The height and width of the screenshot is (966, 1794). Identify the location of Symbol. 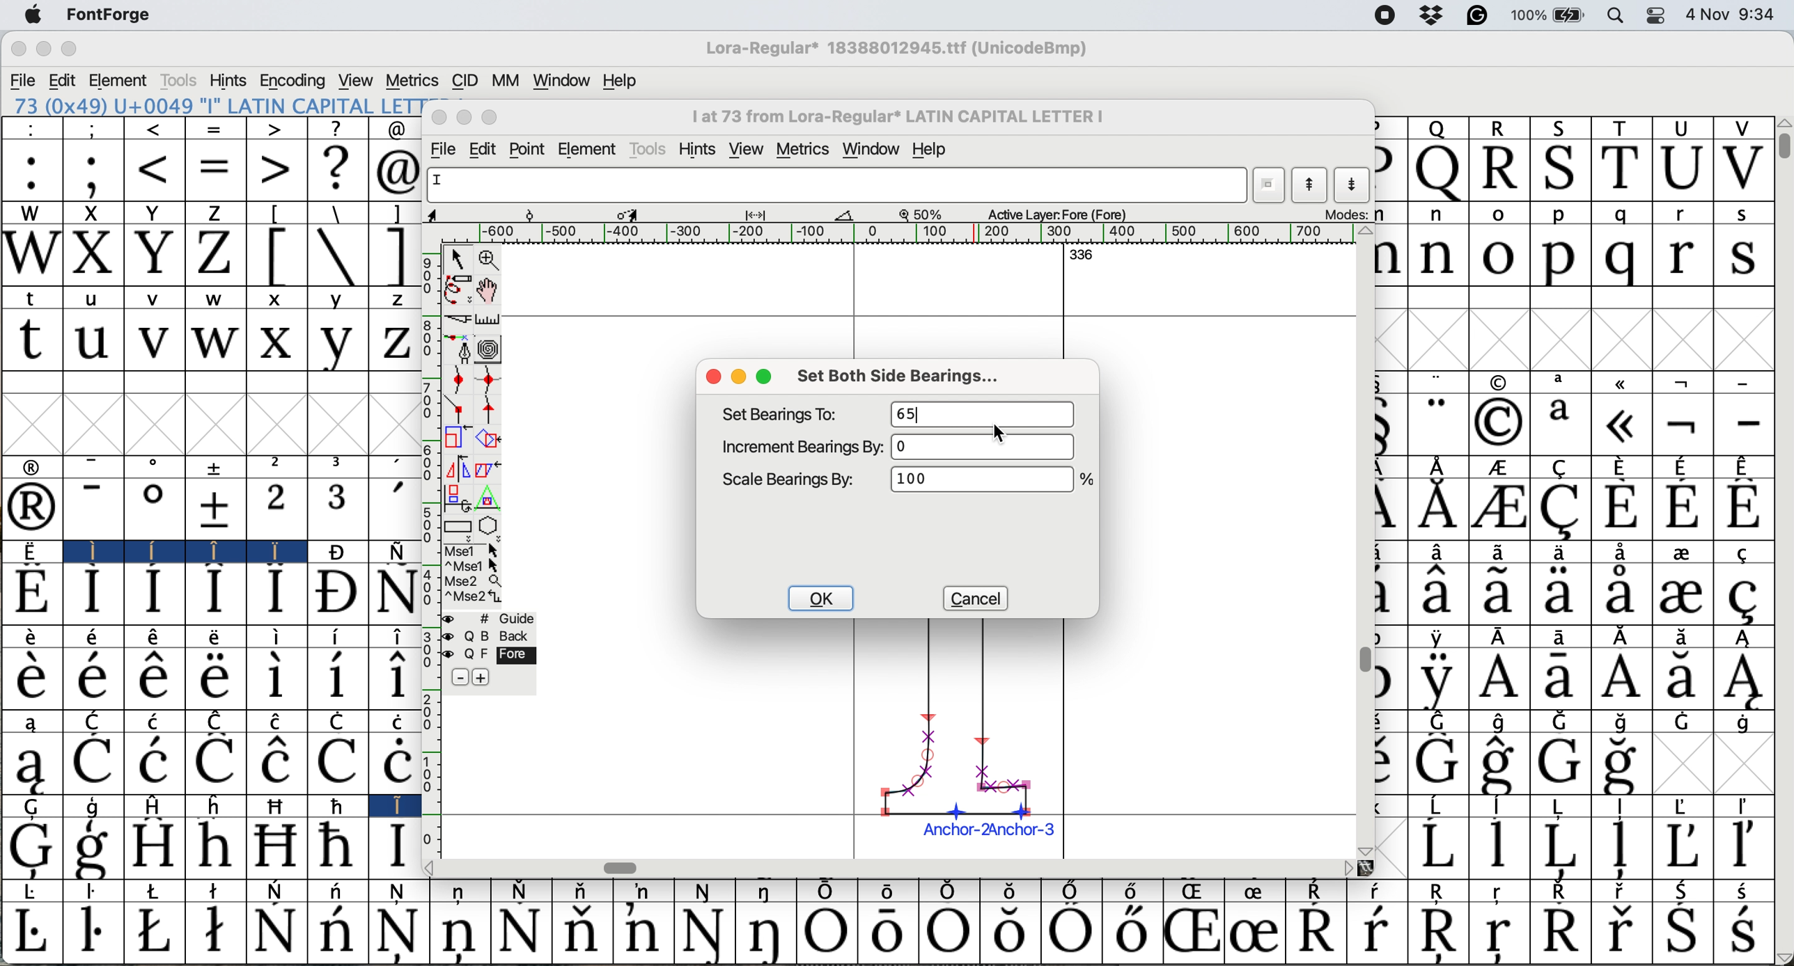
(337, 933).